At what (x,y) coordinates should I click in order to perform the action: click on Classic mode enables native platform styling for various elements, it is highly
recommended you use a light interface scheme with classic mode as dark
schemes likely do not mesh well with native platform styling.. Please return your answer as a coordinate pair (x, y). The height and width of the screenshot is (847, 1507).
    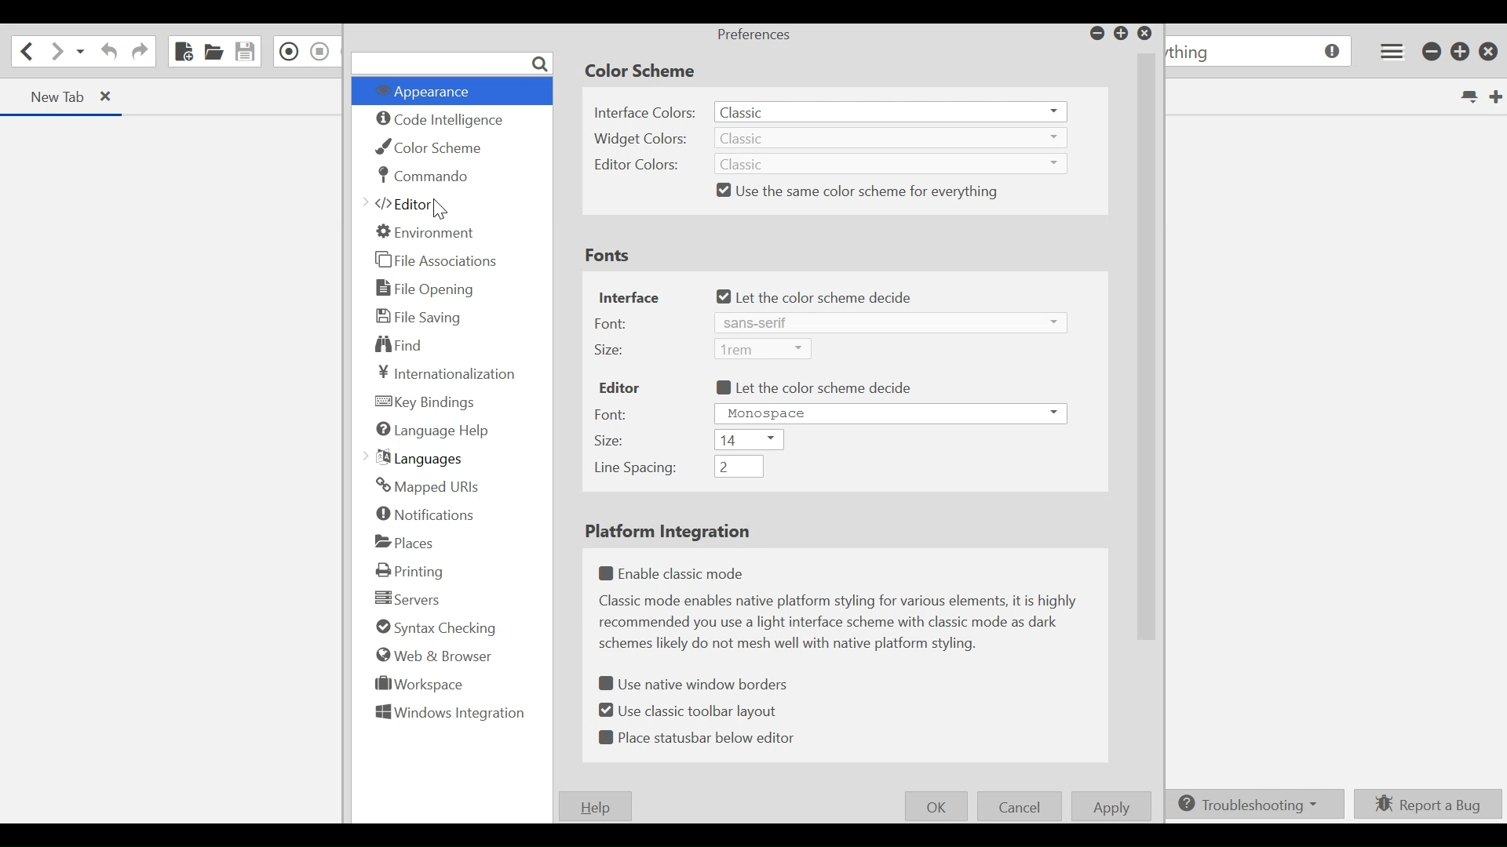
    Looking at the image, I should click on (845, 626).